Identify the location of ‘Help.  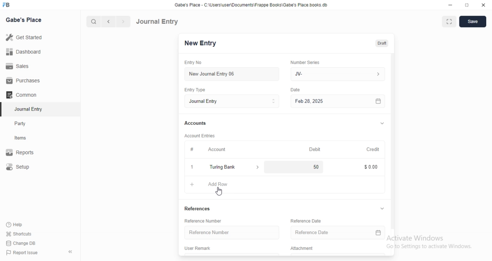
(23, 225).